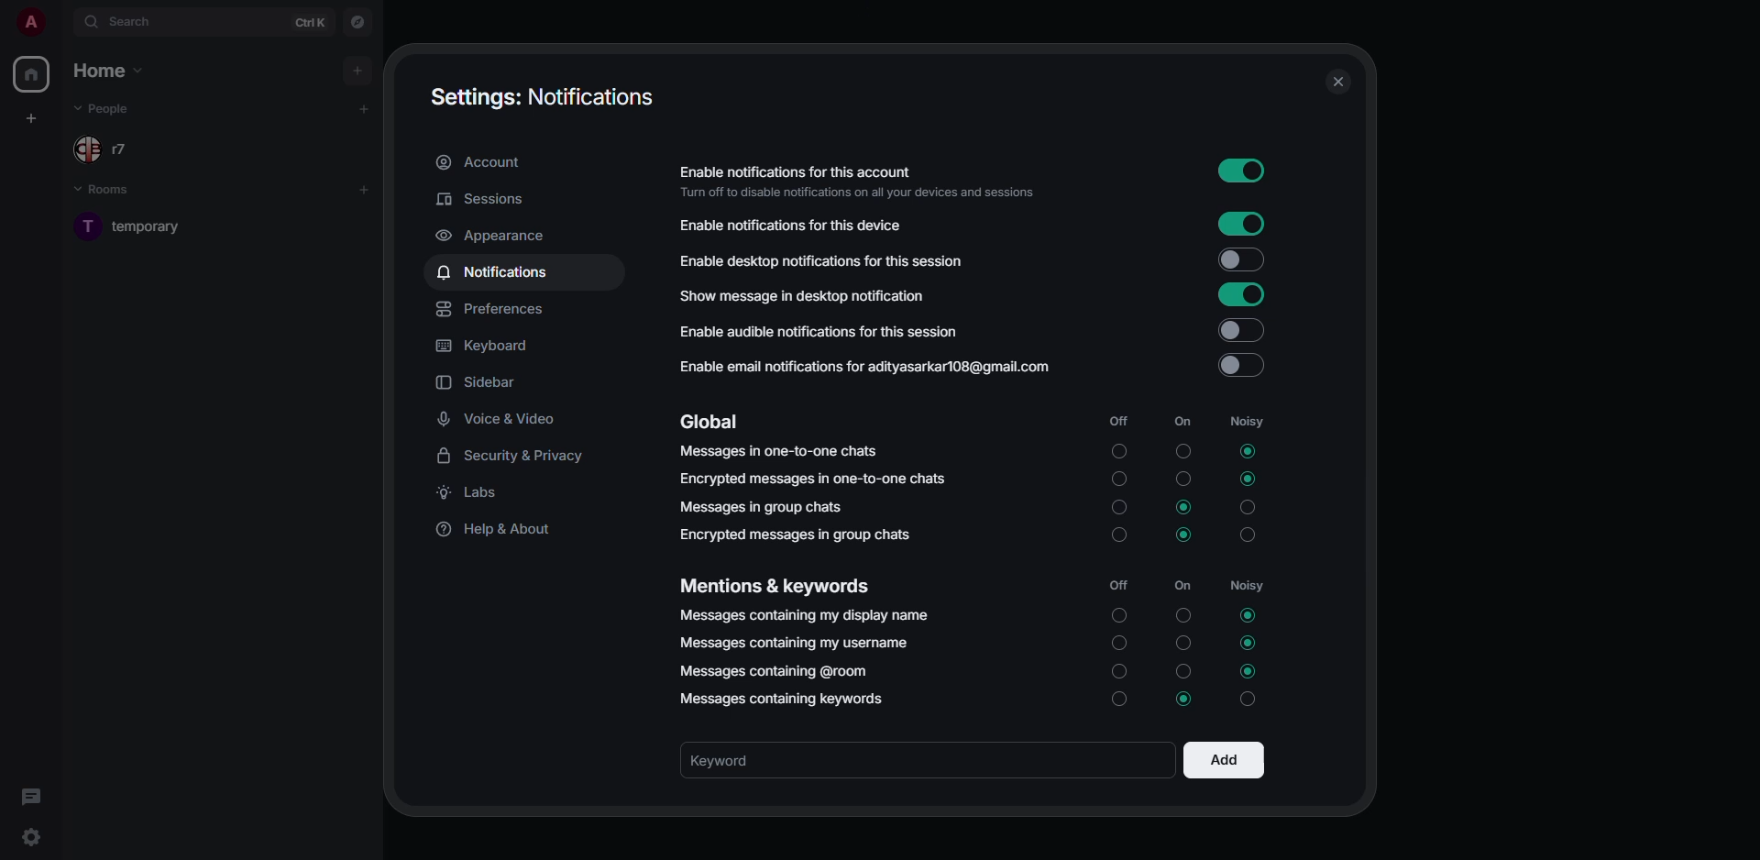  I want to click on messages containing username, so click(793, 642).